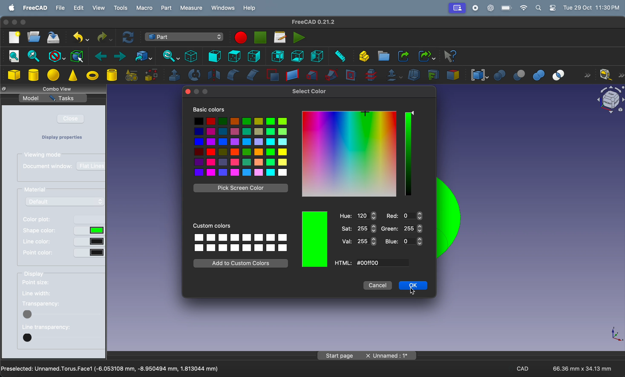 This screenshot has width=625, height=377. Describe the element at coordinates (317, 56) in the screenshot. I see `left view` at that location.